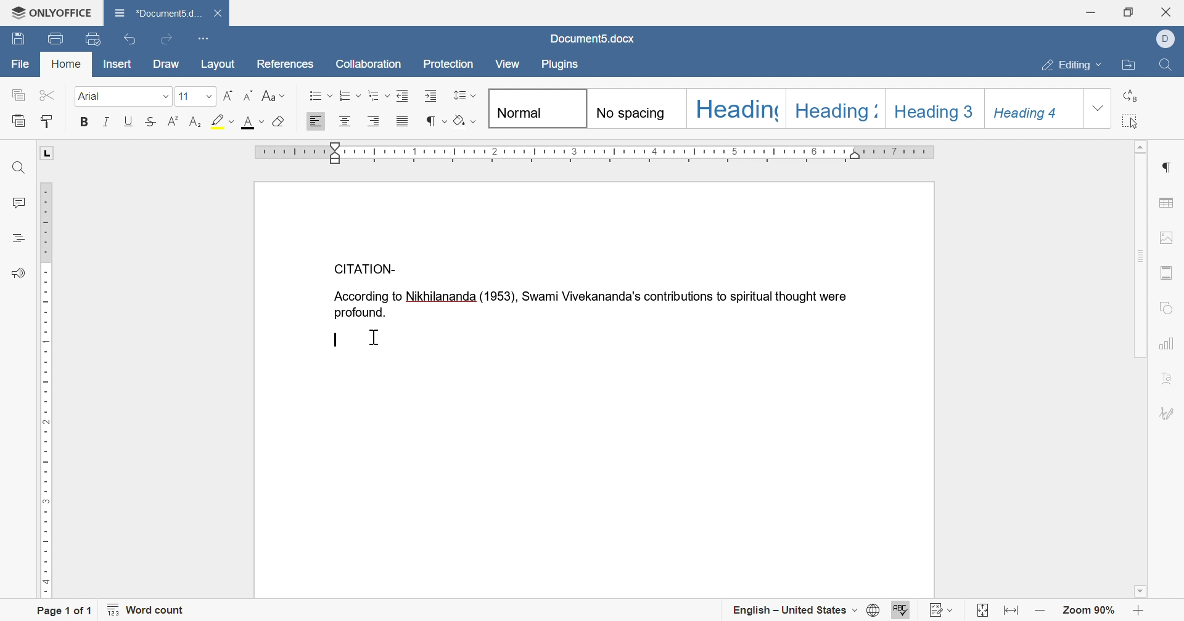  I want to click on comments, so click(20, 203).